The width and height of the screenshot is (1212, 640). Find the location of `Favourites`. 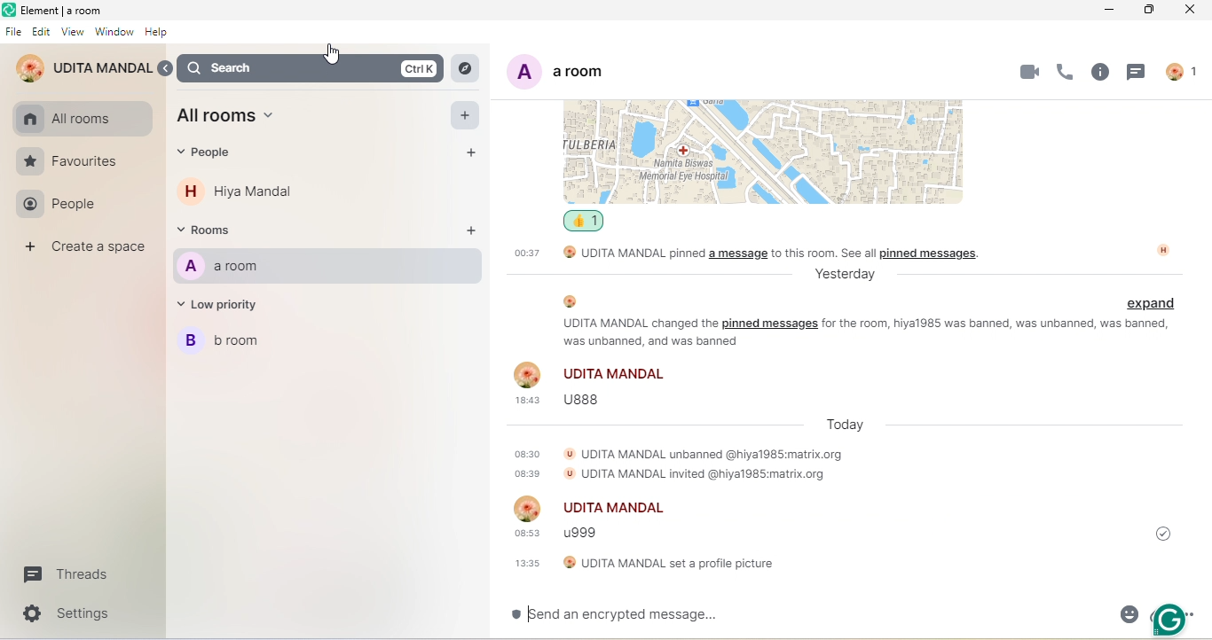

Favourites is located at coordinates (67, 160).